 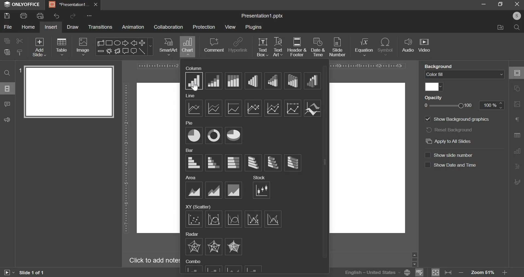 I want to click on exit, so click(x=96, y=4).